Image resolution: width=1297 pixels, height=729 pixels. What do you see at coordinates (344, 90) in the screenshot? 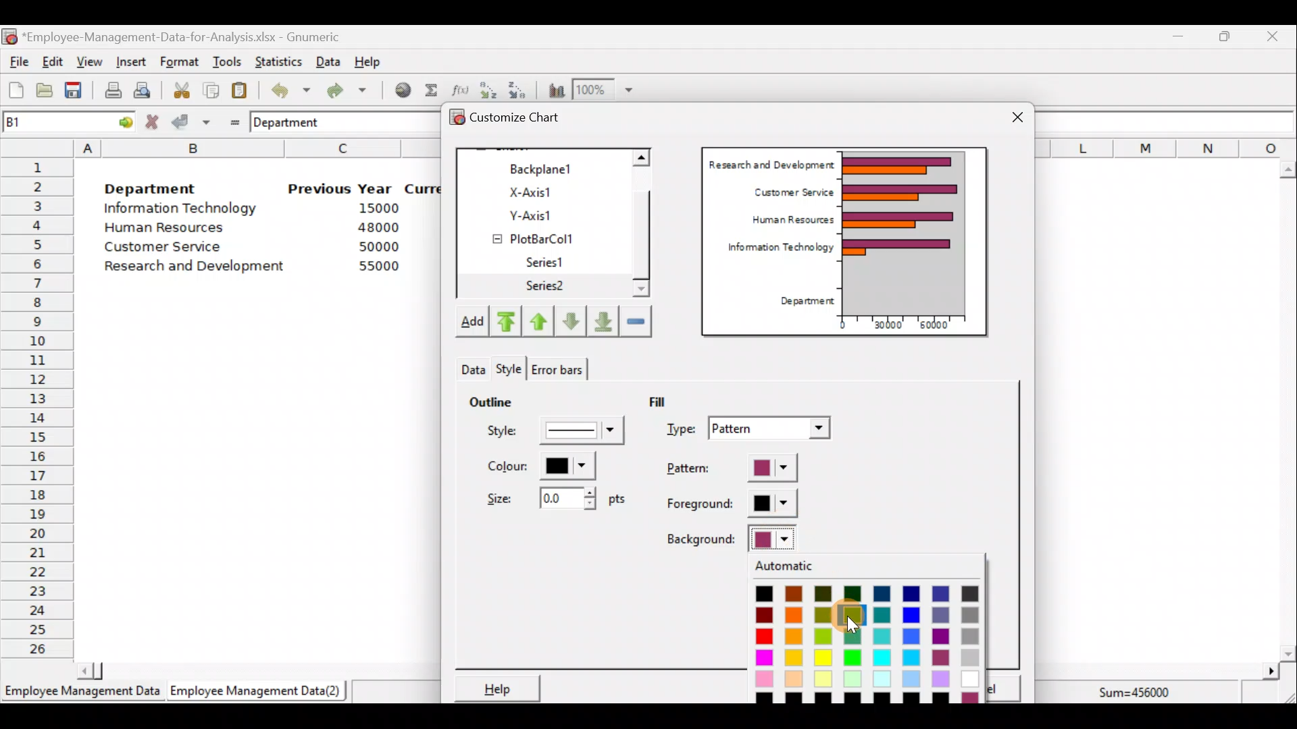
I see `Redo undone action` at bounding box center [344, 90].